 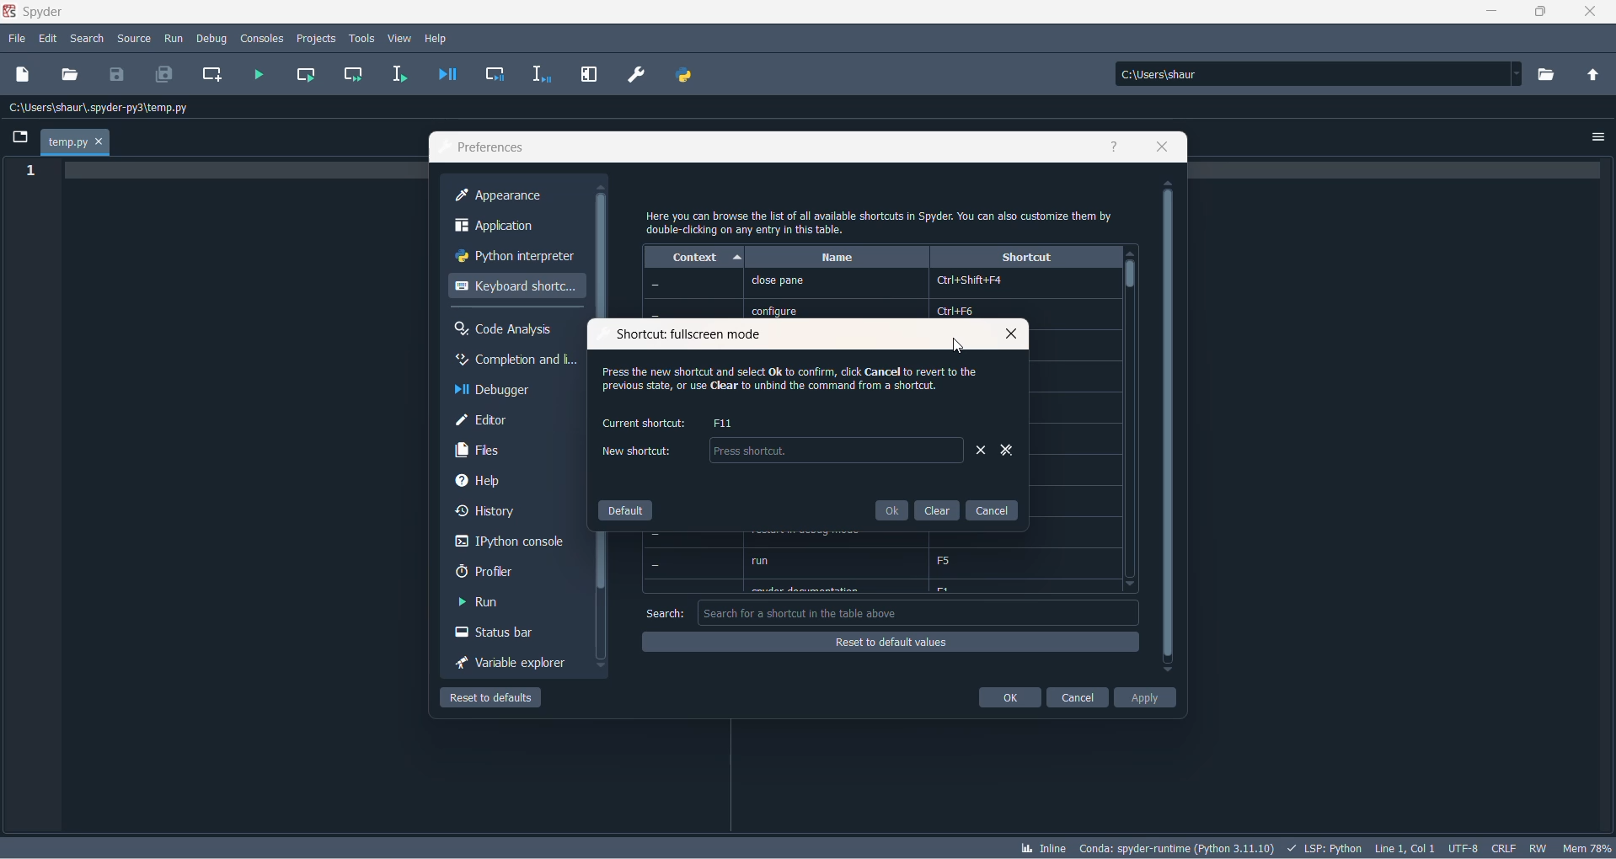 I want to click on file control, so click(x=1542, y=847).